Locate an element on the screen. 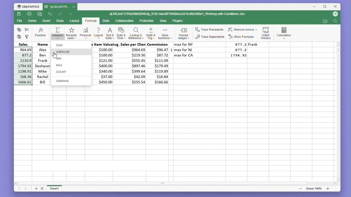  Average is located at coordinates (72, 52).